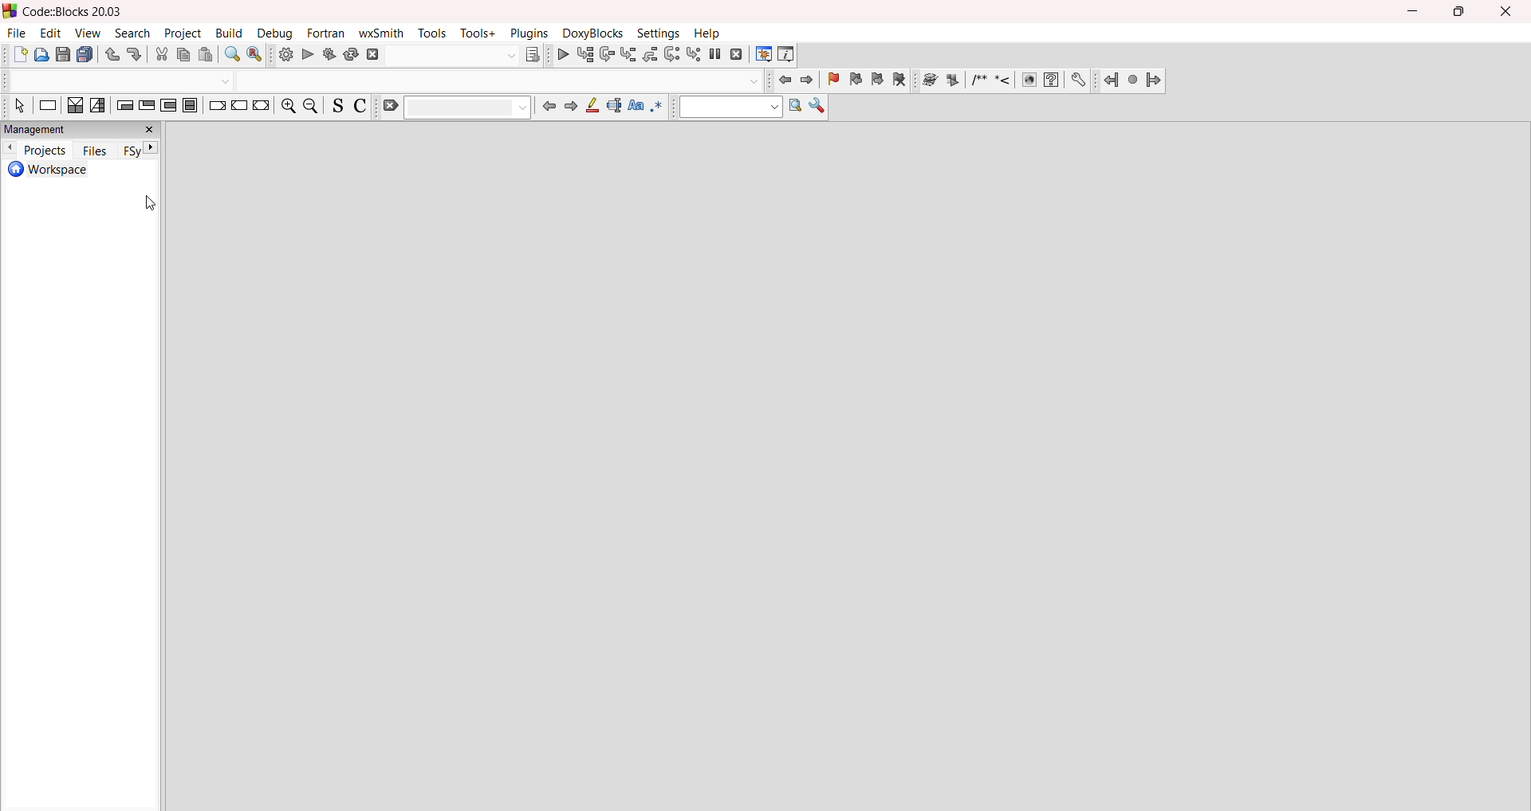 This screenshot has height=811, width=1531. Describe the element at coordinates (434, 33) in the screenshot. I see `tools` at that location.